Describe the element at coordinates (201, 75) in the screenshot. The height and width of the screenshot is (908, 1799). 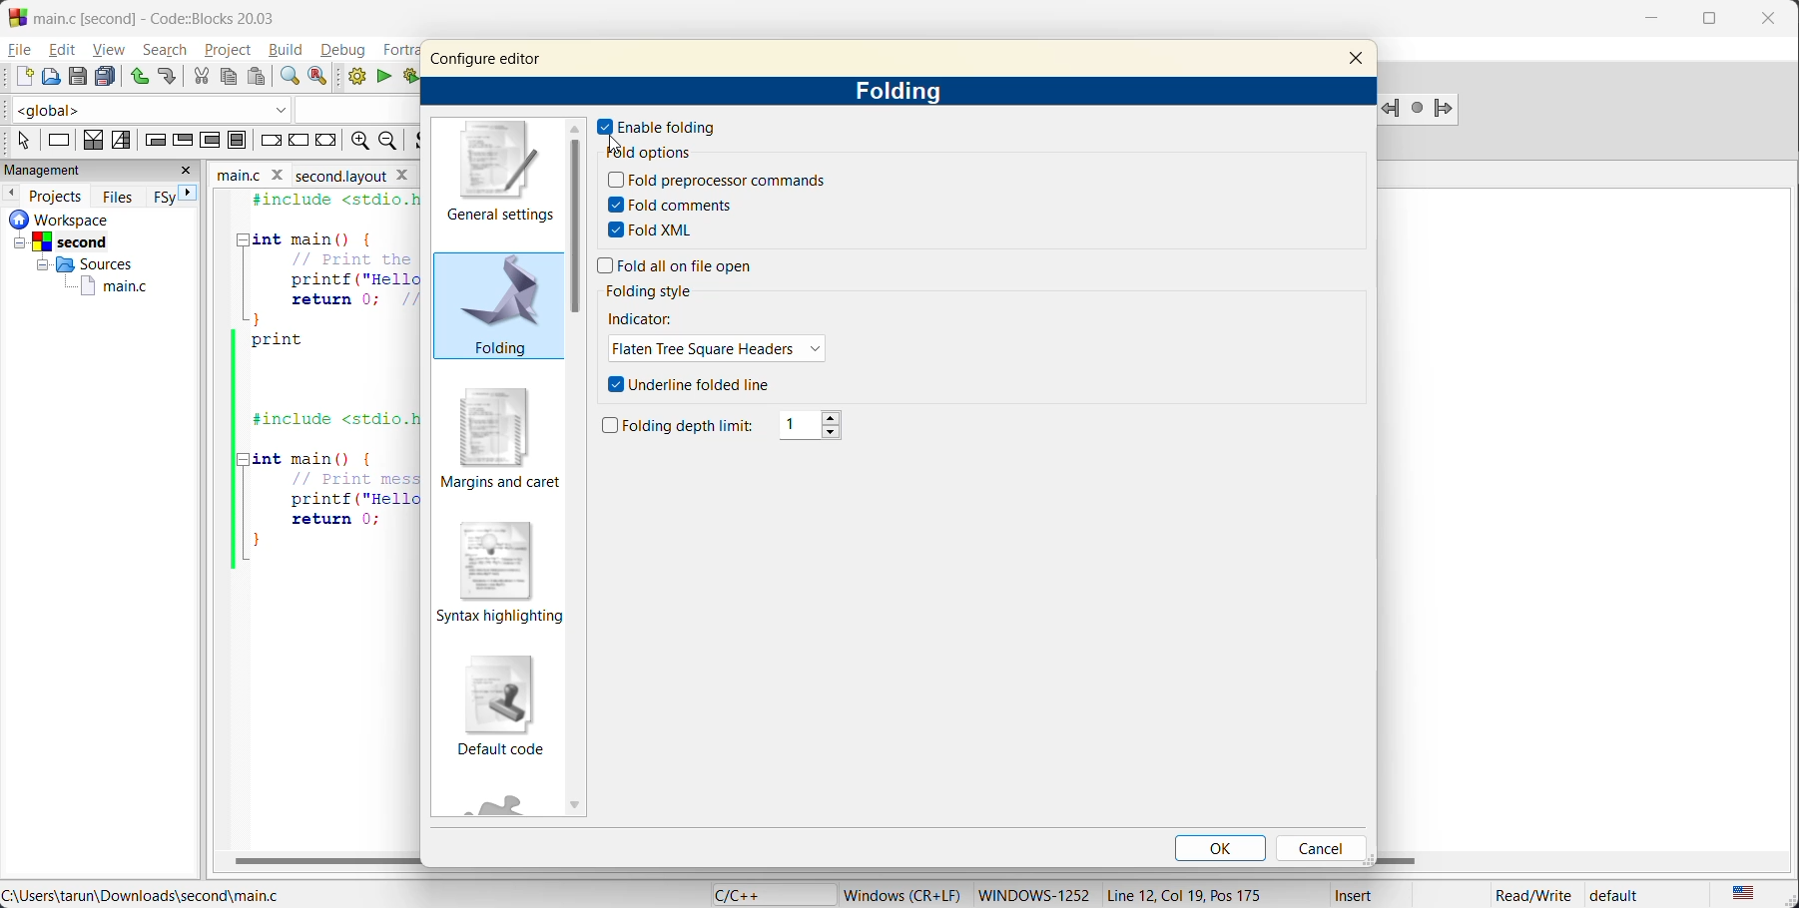
I see `cut` at that location.